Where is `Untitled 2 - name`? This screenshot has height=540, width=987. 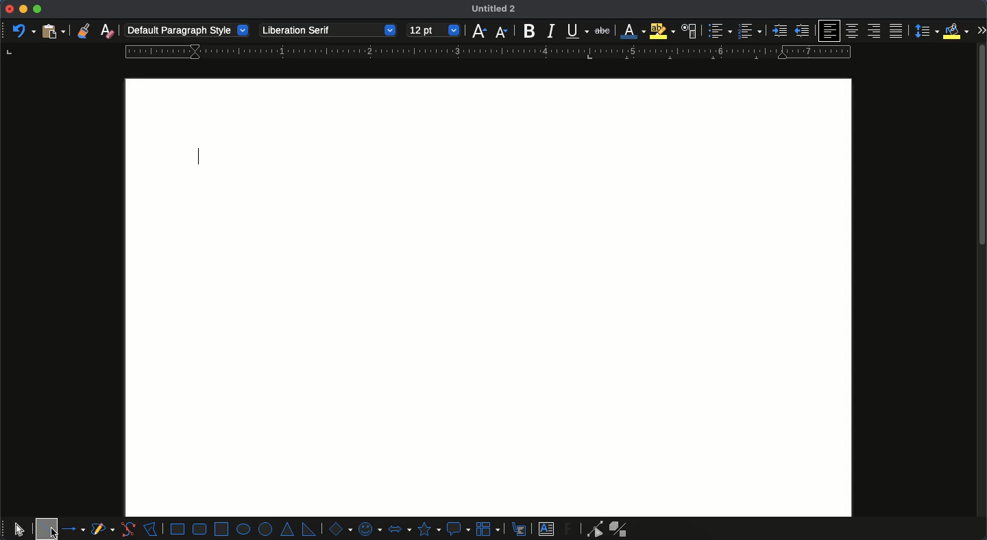 Untitled 2 - name is located at coordinates (496, 10).